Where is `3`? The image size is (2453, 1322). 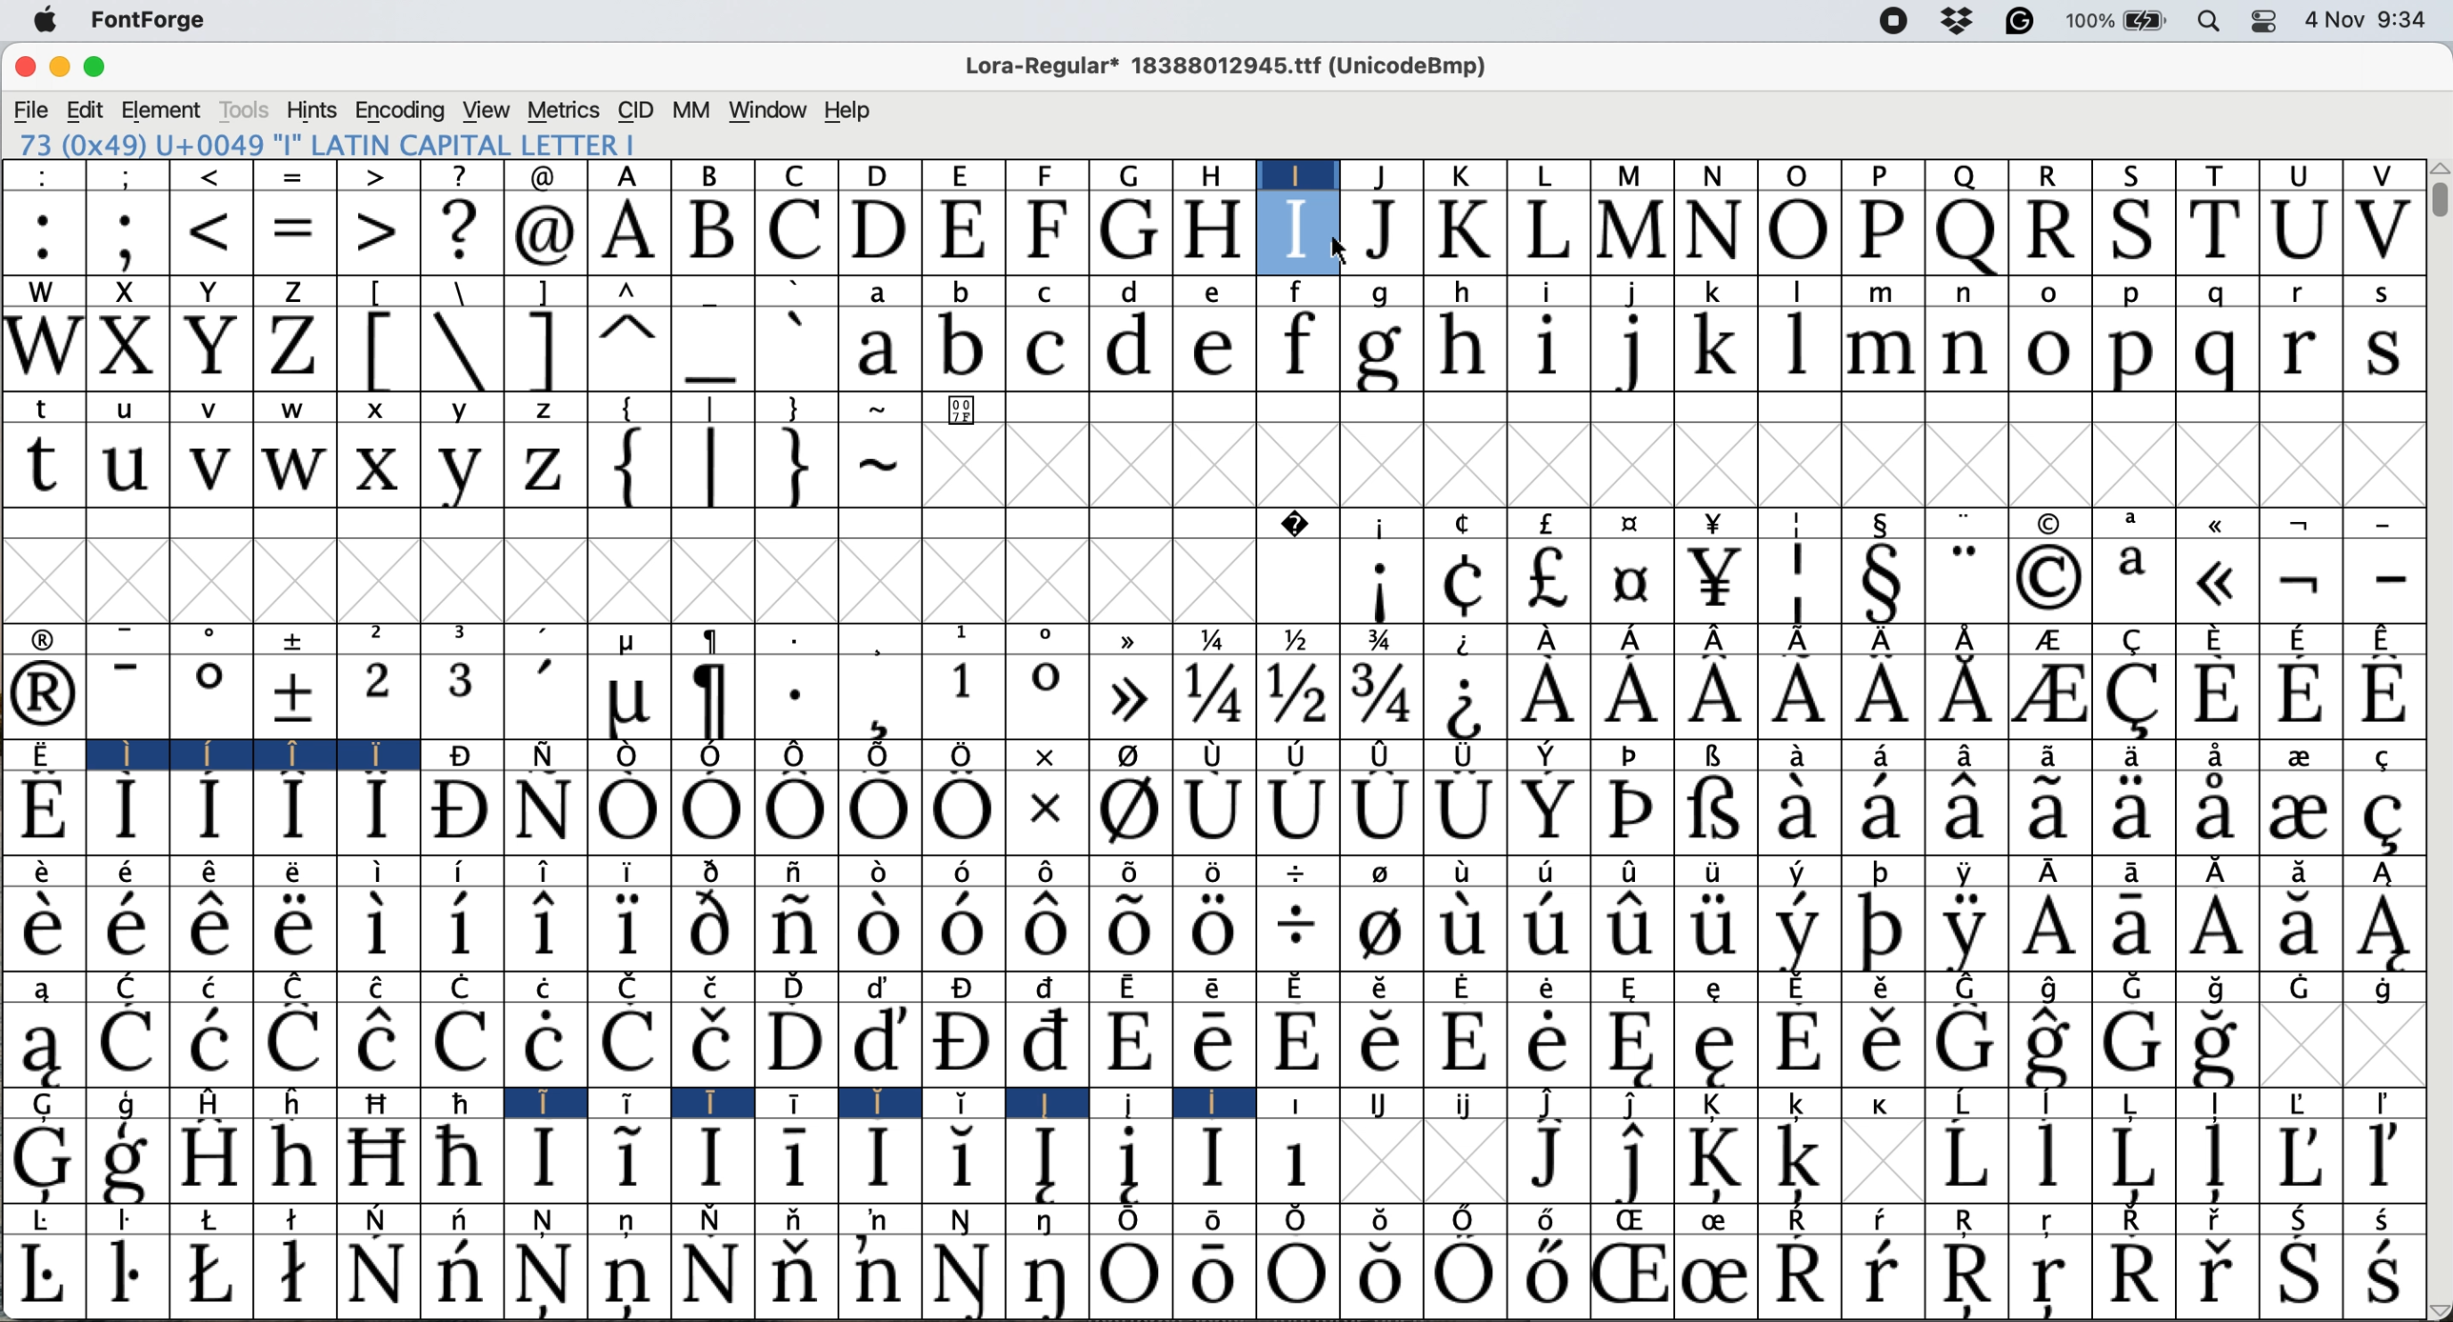 3 is located at coordinates (464, 696).